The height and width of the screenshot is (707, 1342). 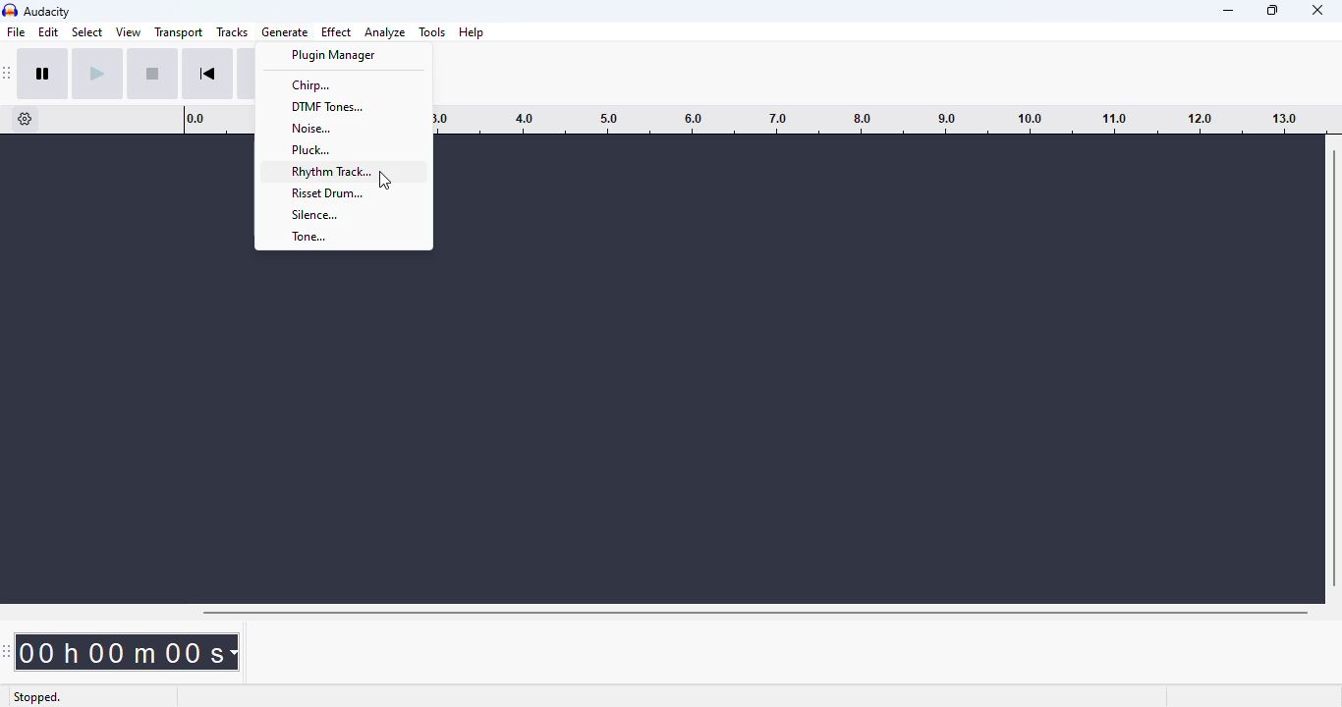 I want to click on tools, so click(x=431, y=32).